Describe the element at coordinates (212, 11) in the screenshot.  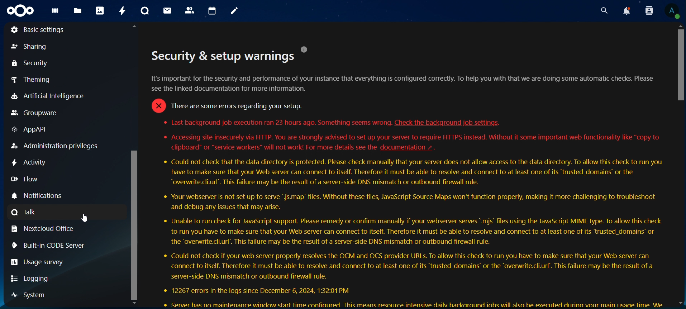
I see `calendar` at that location.